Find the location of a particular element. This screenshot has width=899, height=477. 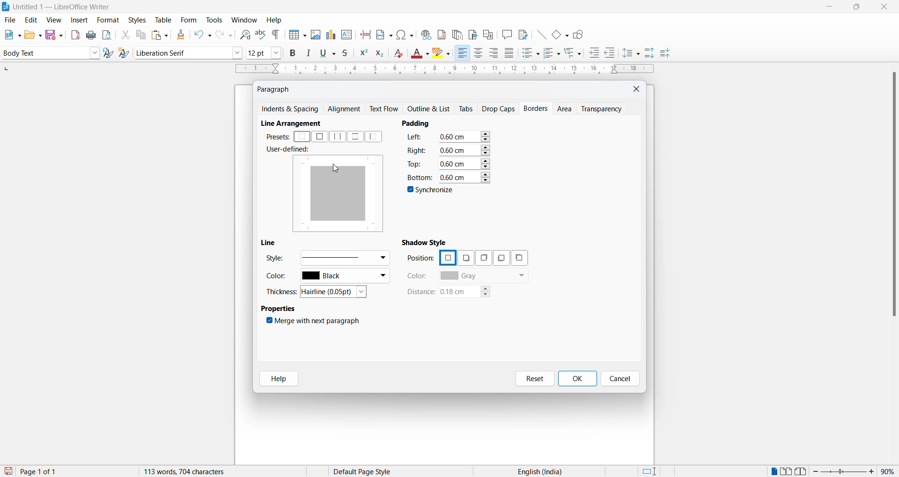

undo is located at coordinates (201, 35).